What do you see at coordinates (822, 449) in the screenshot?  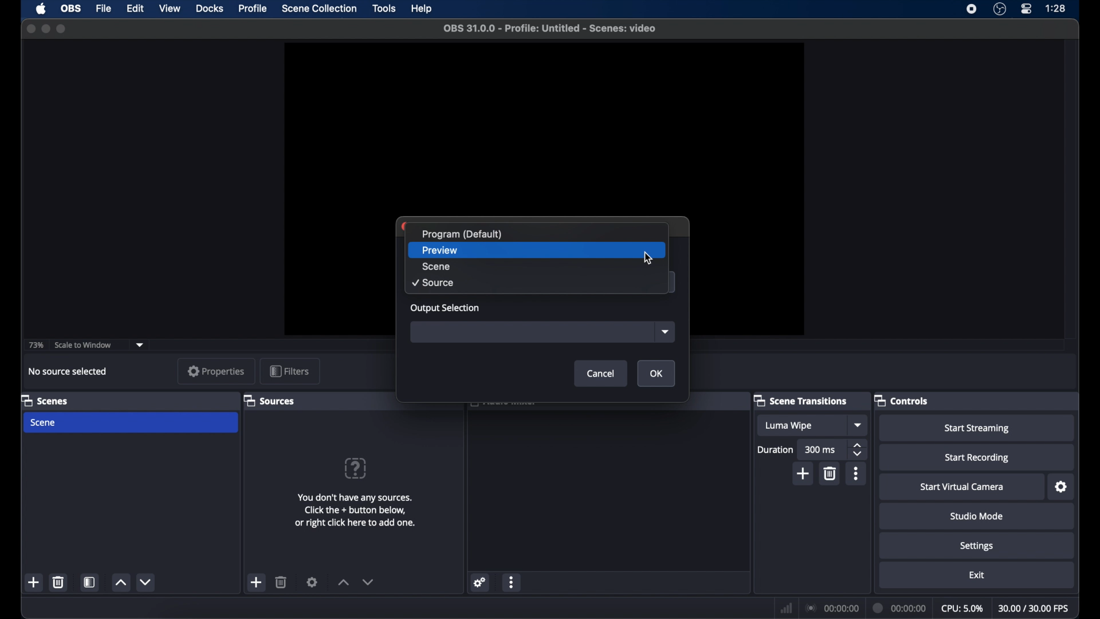 I see `300 ms` at bounding box center [822, 449].